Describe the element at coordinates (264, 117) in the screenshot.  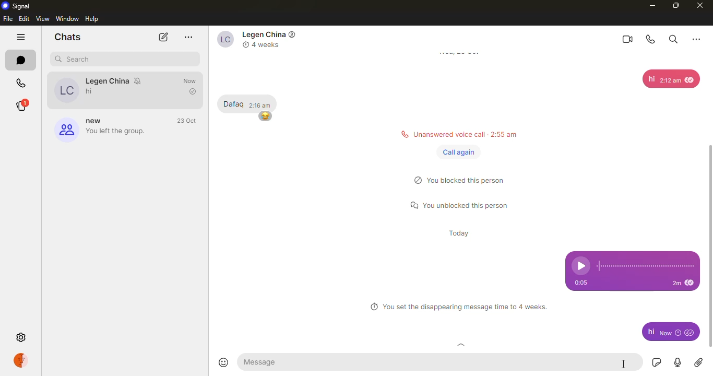
I see `happy emoji` at that location.